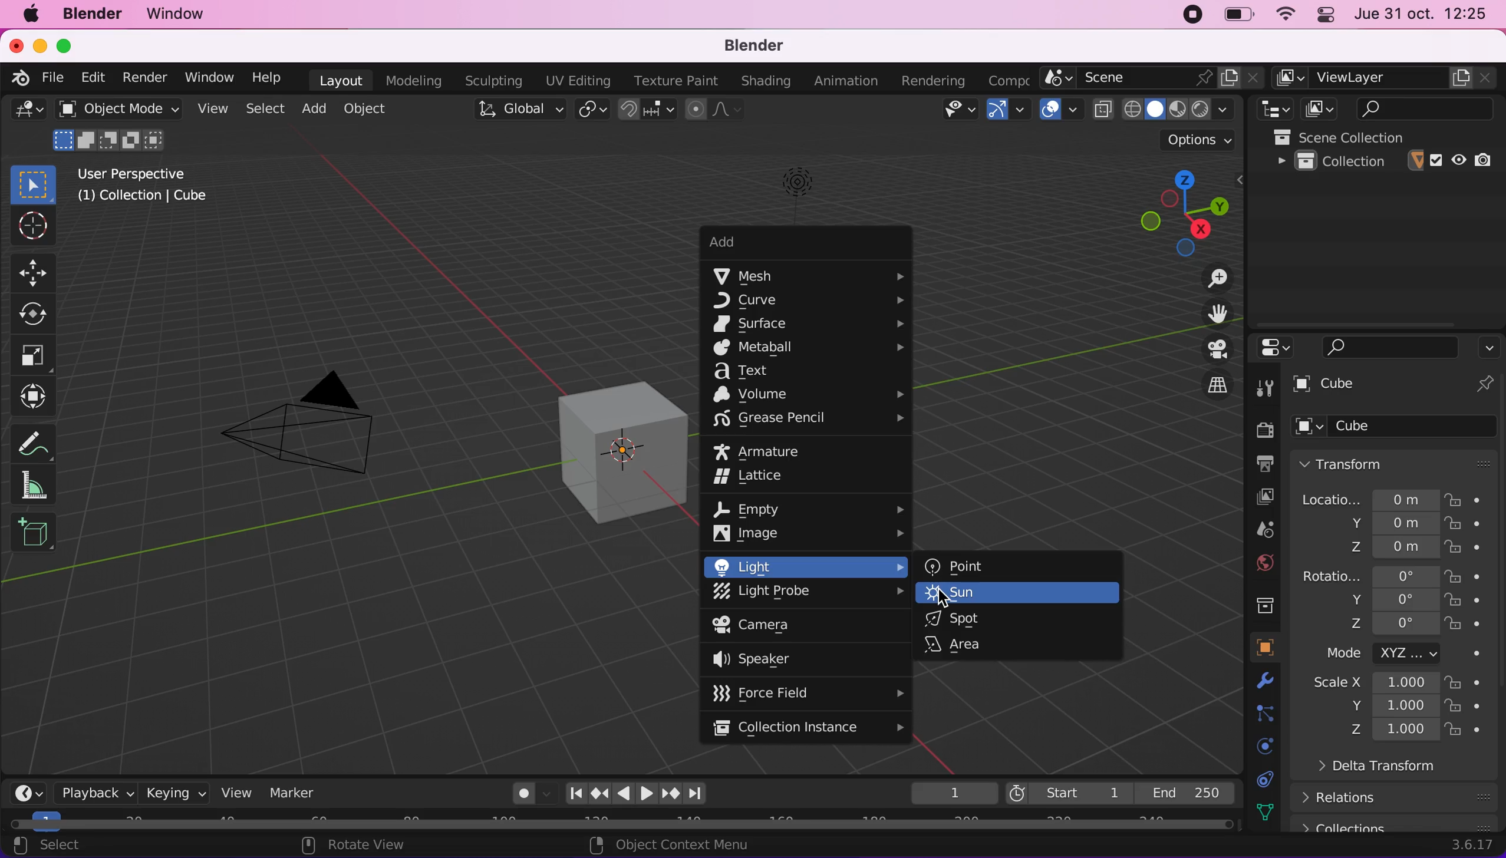  I want to click on text, so click(760, 371).